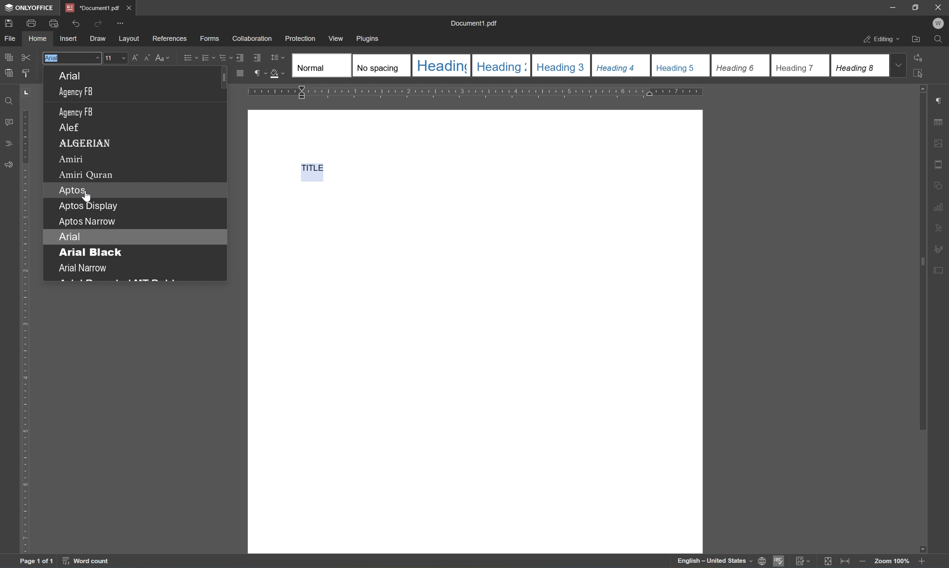 This screenshot has height=568, width=949. I want to click on home, so click(39, 38).